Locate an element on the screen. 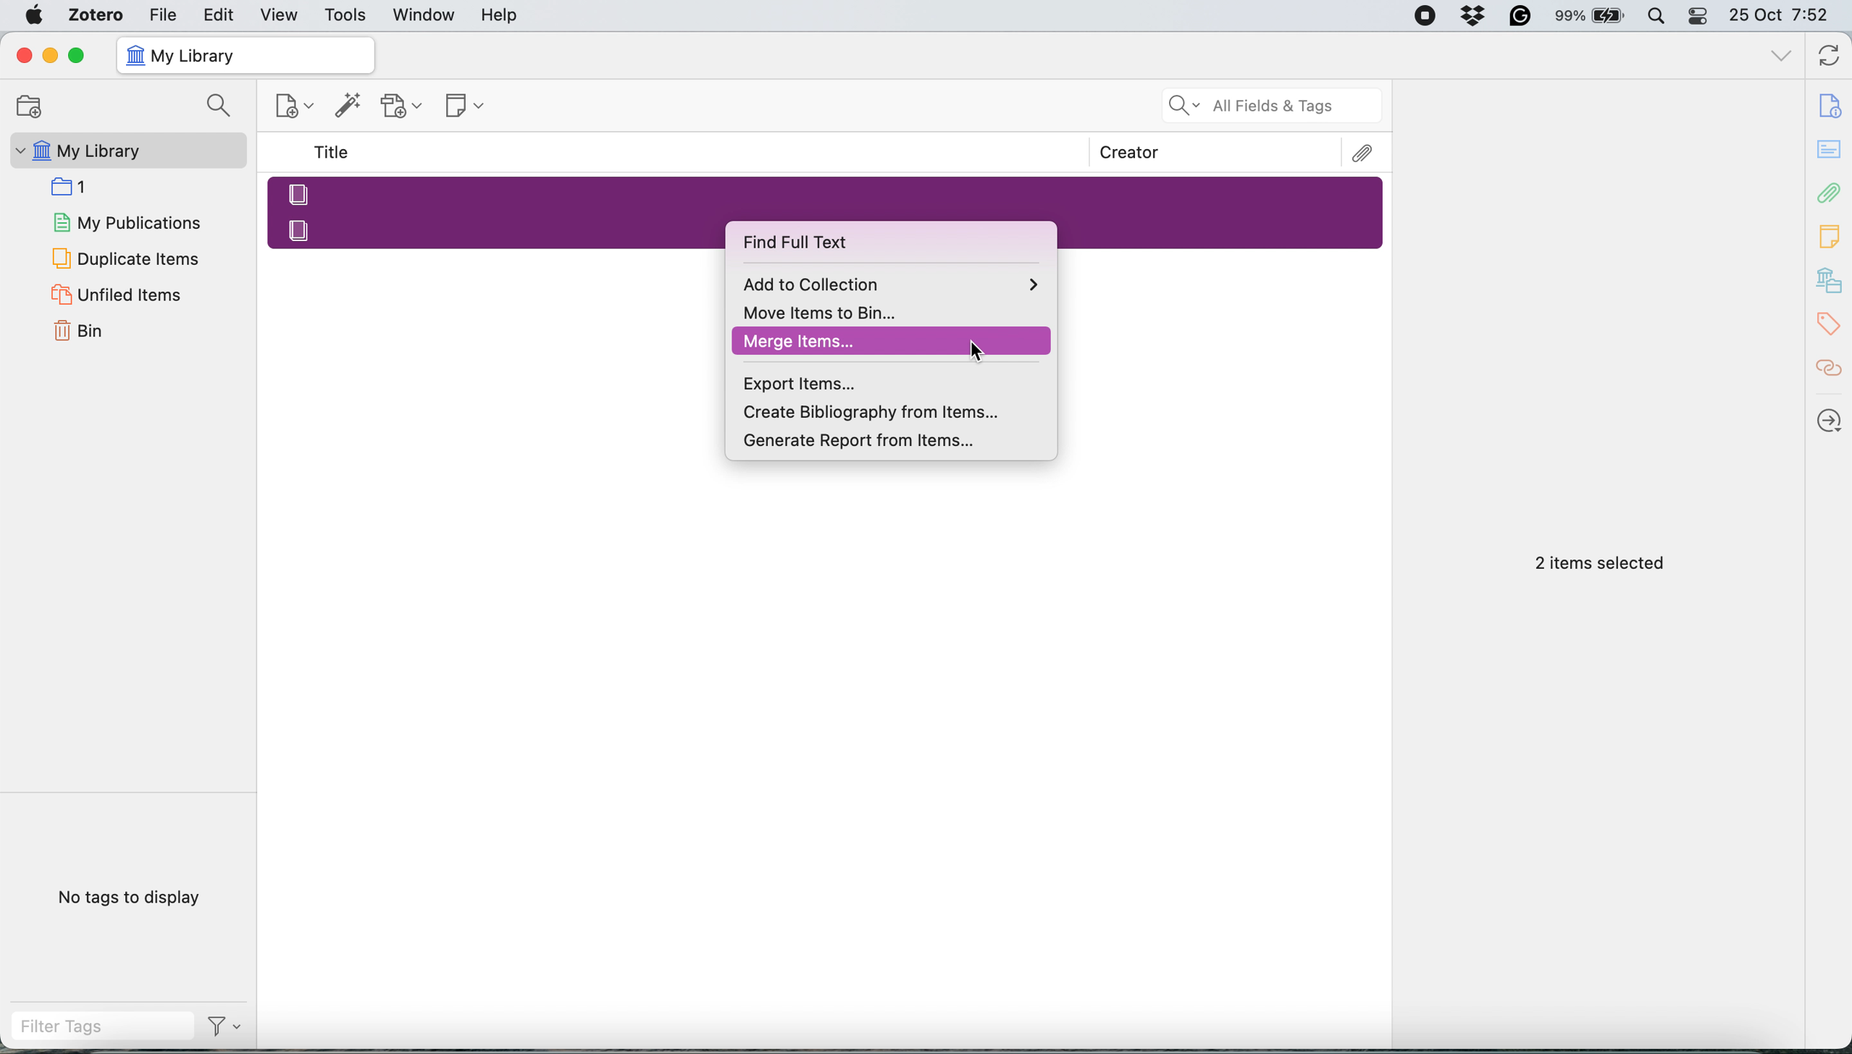  Bin is located at coordinates (96, 329).